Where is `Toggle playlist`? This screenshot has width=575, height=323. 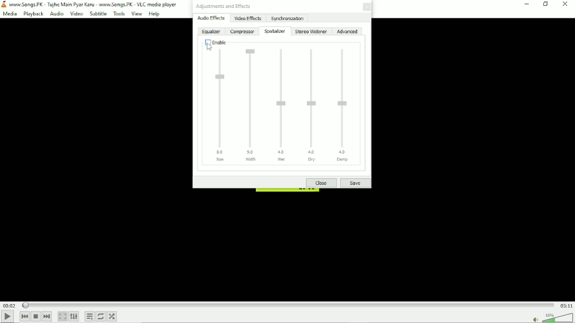 Toggle playlist is located at coordinates (90, 317).